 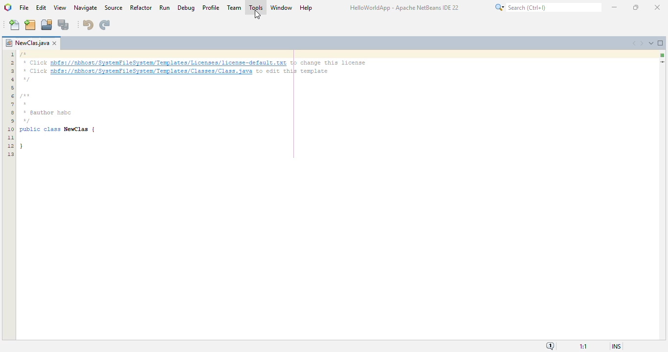 What do you see at coordinates (663, 56) in the screenshot?
I see `no errors` at bounding box center [663, 56].